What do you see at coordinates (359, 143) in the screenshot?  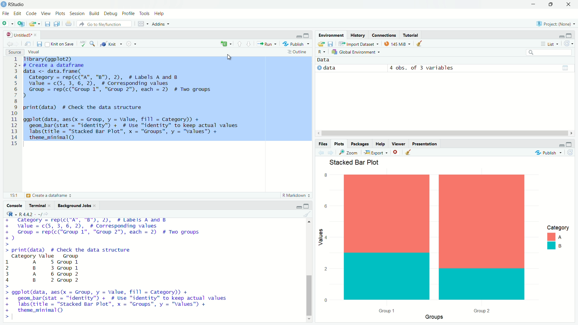 I see `Packages` at bounding box center [359, 143].